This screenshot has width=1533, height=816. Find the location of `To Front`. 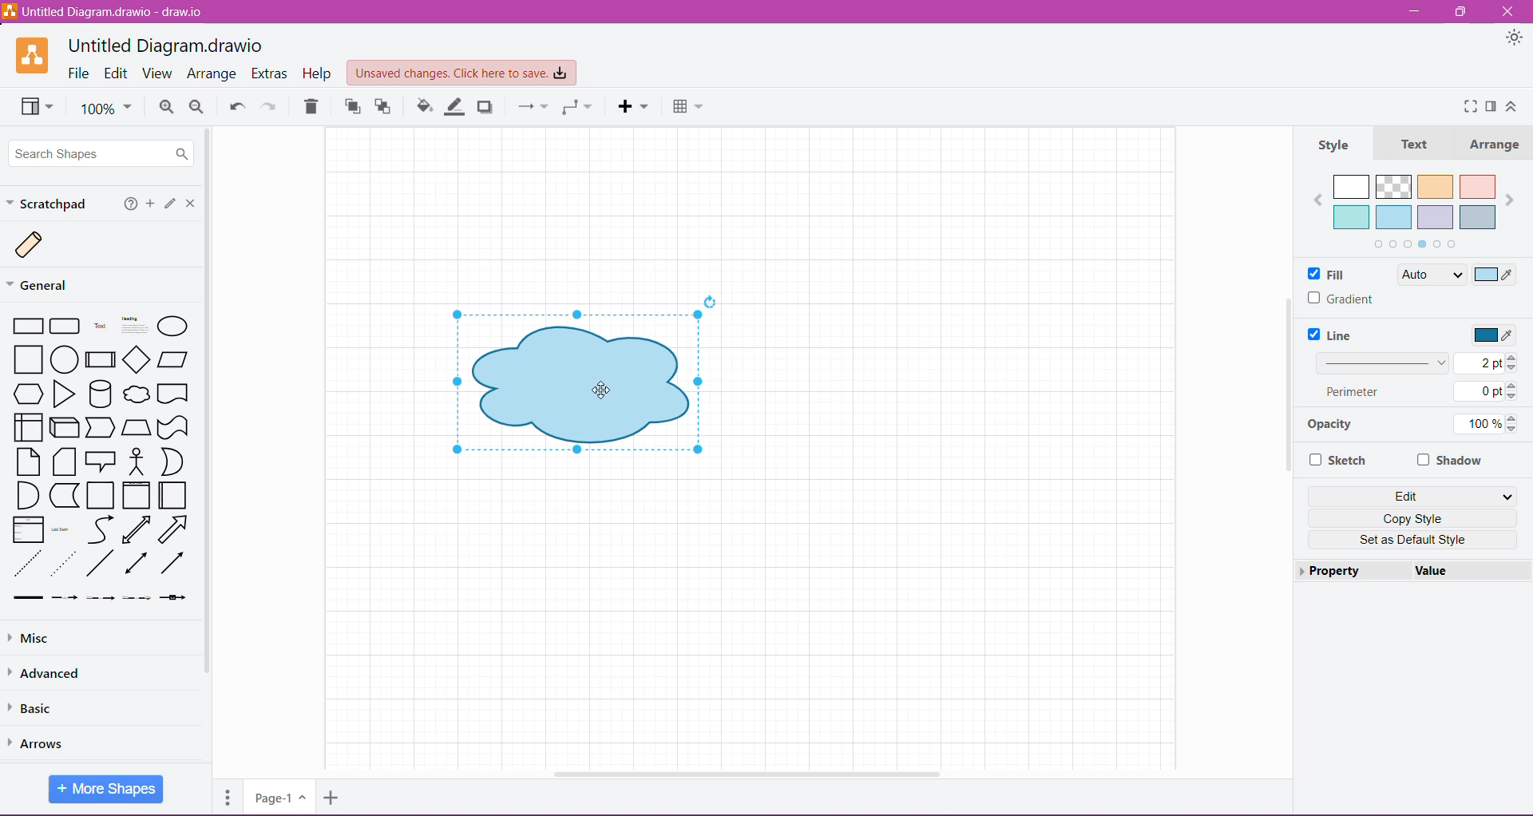

To Front is located at coordinates (351, 108).